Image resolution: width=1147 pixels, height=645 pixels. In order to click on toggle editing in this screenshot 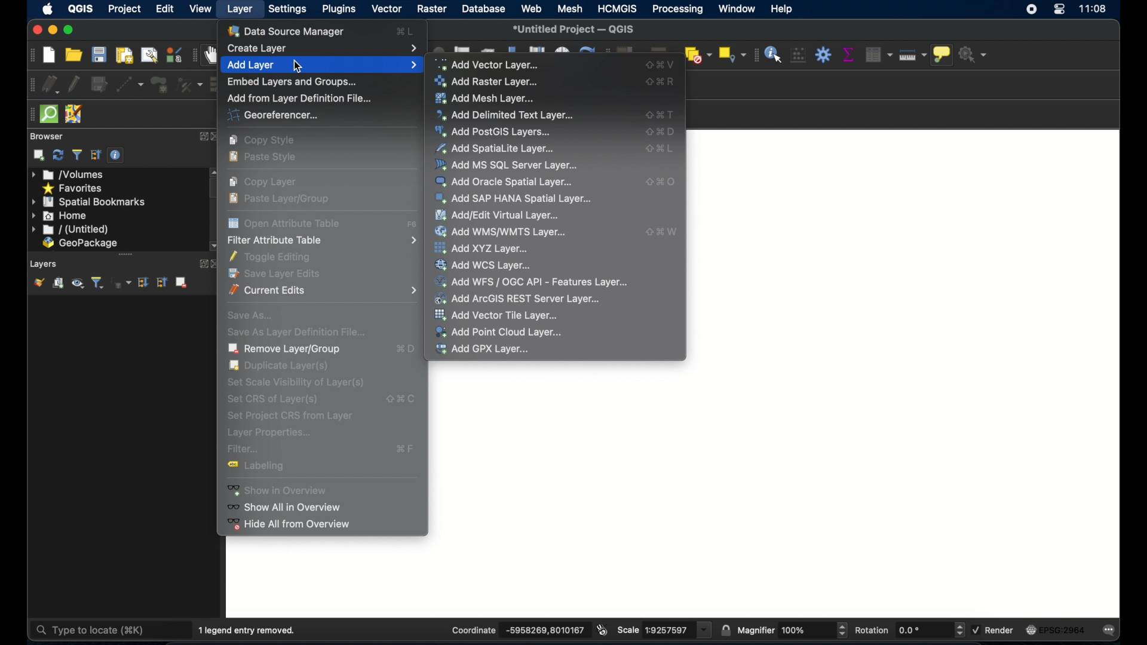, I will do `click(75, 82)`.